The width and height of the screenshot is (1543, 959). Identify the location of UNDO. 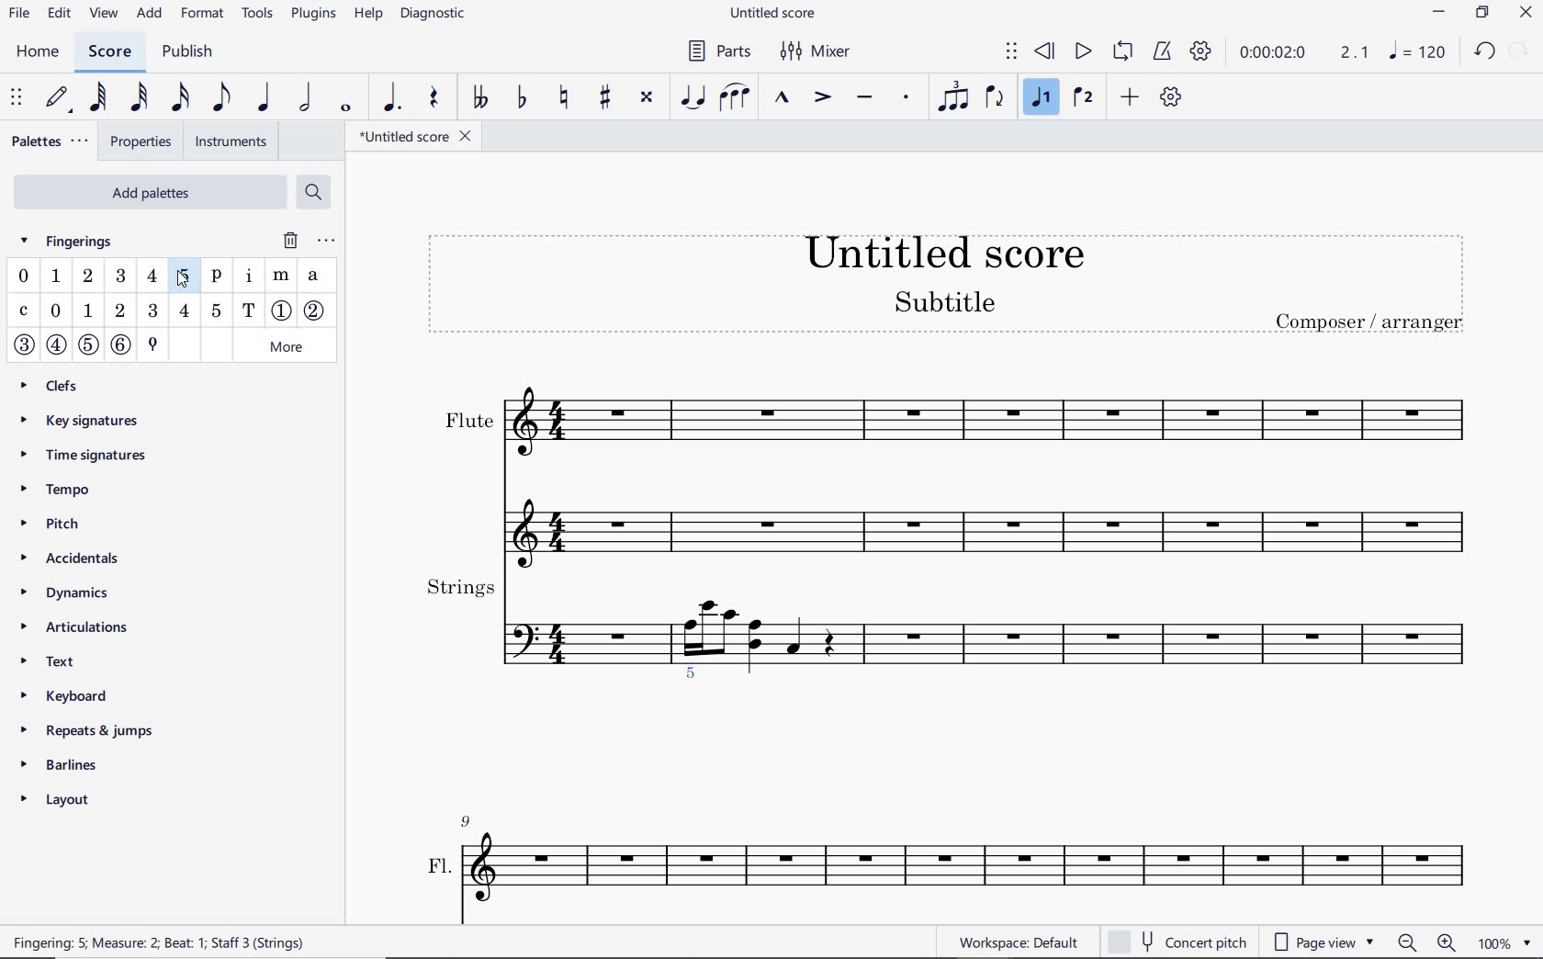
(1484, 51).